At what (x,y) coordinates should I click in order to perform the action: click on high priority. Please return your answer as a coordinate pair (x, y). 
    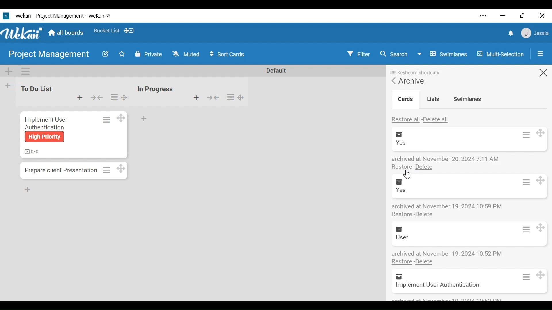
    Looking at the image, I should click on (43, 137).